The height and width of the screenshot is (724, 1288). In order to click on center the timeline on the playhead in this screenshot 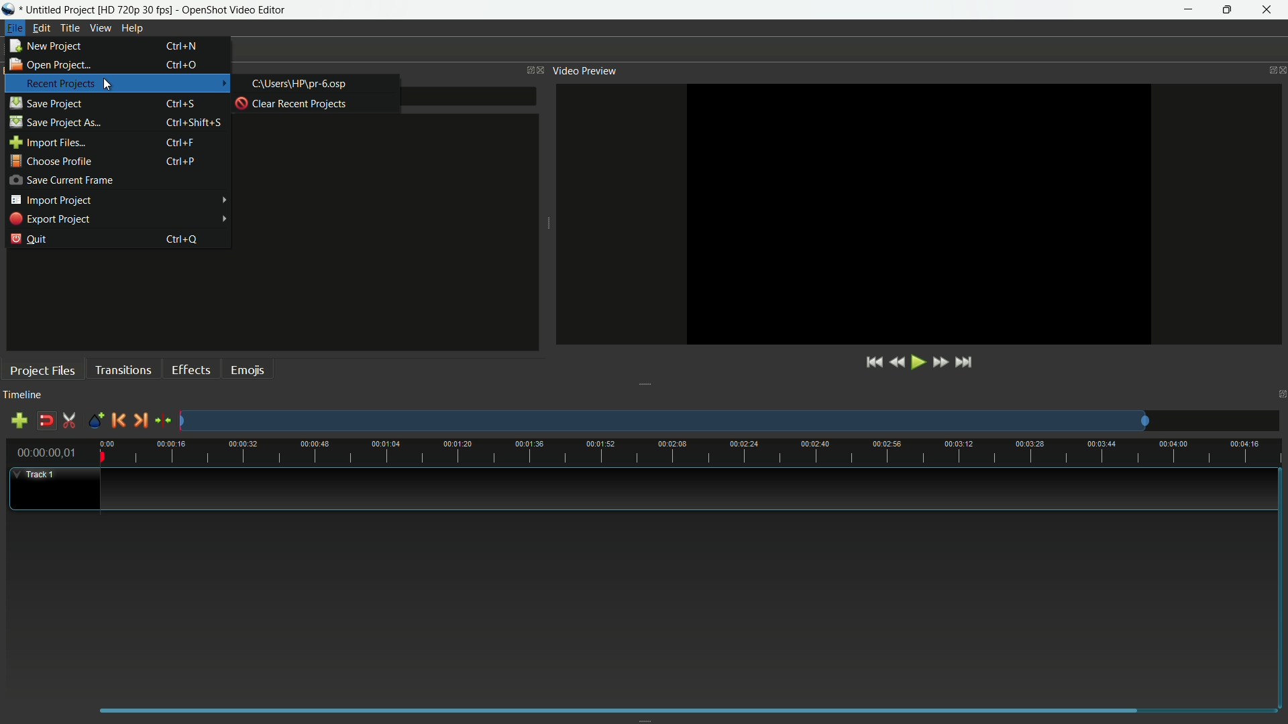, I will do `click(164, 420)`.